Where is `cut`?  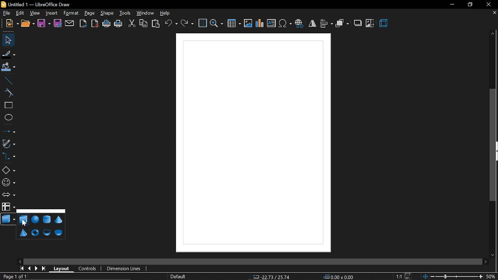
cut is located at coordinates (132, 24).